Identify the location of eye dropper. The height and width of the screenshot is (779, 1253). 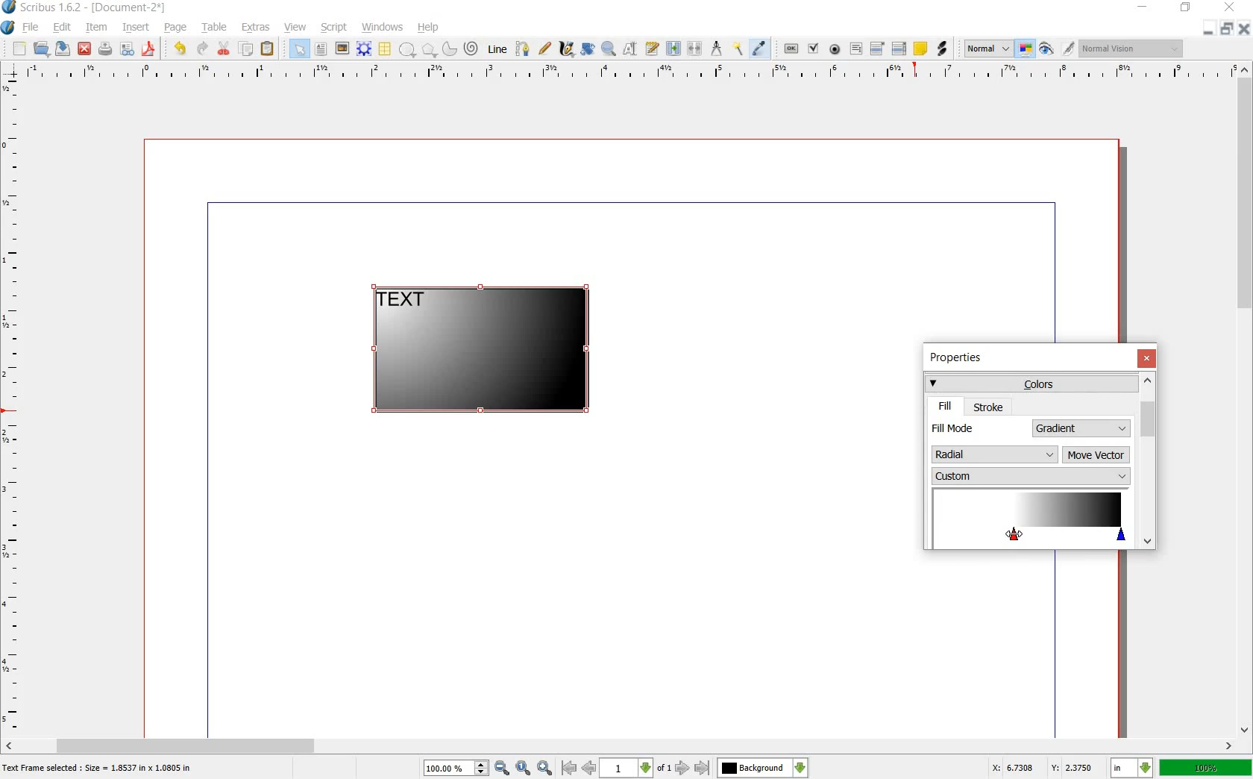
(760, 49).